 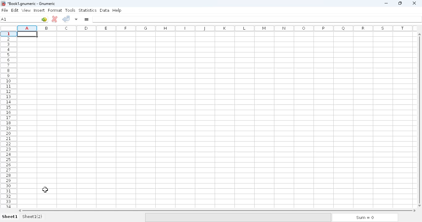 I want to click on formula bar, so click(x=257, y=19).